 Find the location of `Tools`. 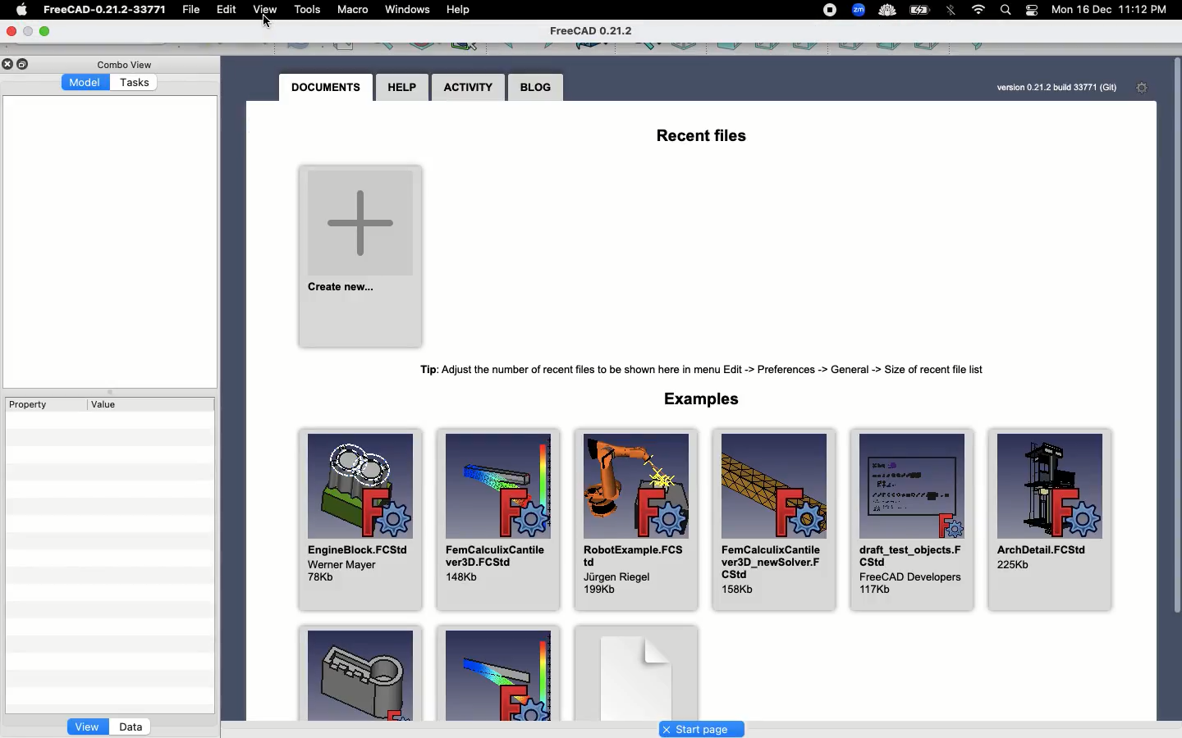

Tools is located at coordinates (306, 10).